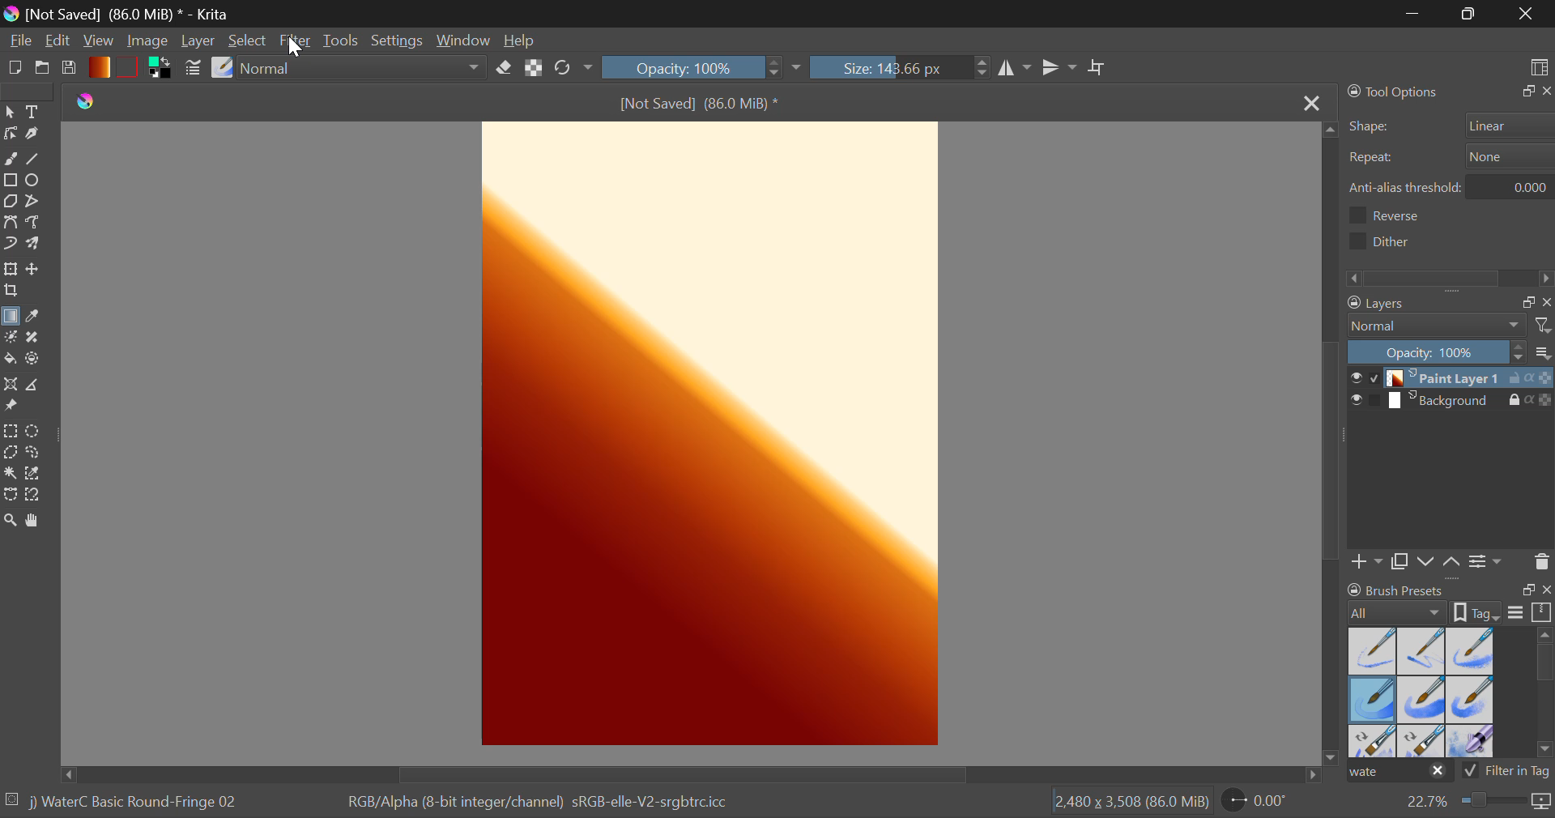 The height and width of the screenshot is (818, 1555). What do you see at coordinates (1545, 325) in the screenshot?
I see `filter` at bounding box center [1545, 325].